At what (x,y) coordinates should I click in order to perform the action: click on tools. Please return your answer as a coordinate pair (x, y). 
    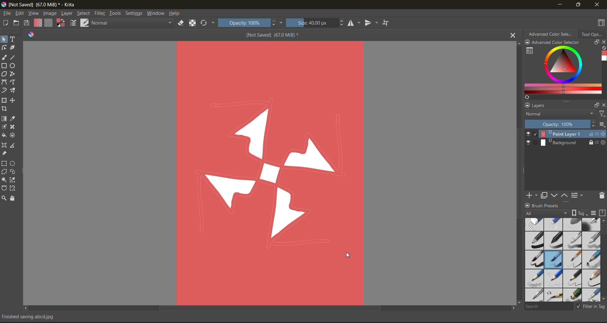
    Looking at the image, I should click on (4, 39).